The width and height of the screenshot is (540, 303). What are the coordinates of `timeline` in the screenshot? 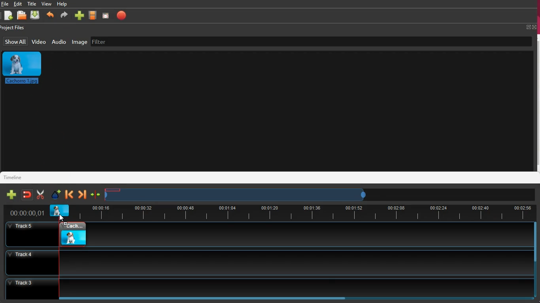 It's located at (15, 178).